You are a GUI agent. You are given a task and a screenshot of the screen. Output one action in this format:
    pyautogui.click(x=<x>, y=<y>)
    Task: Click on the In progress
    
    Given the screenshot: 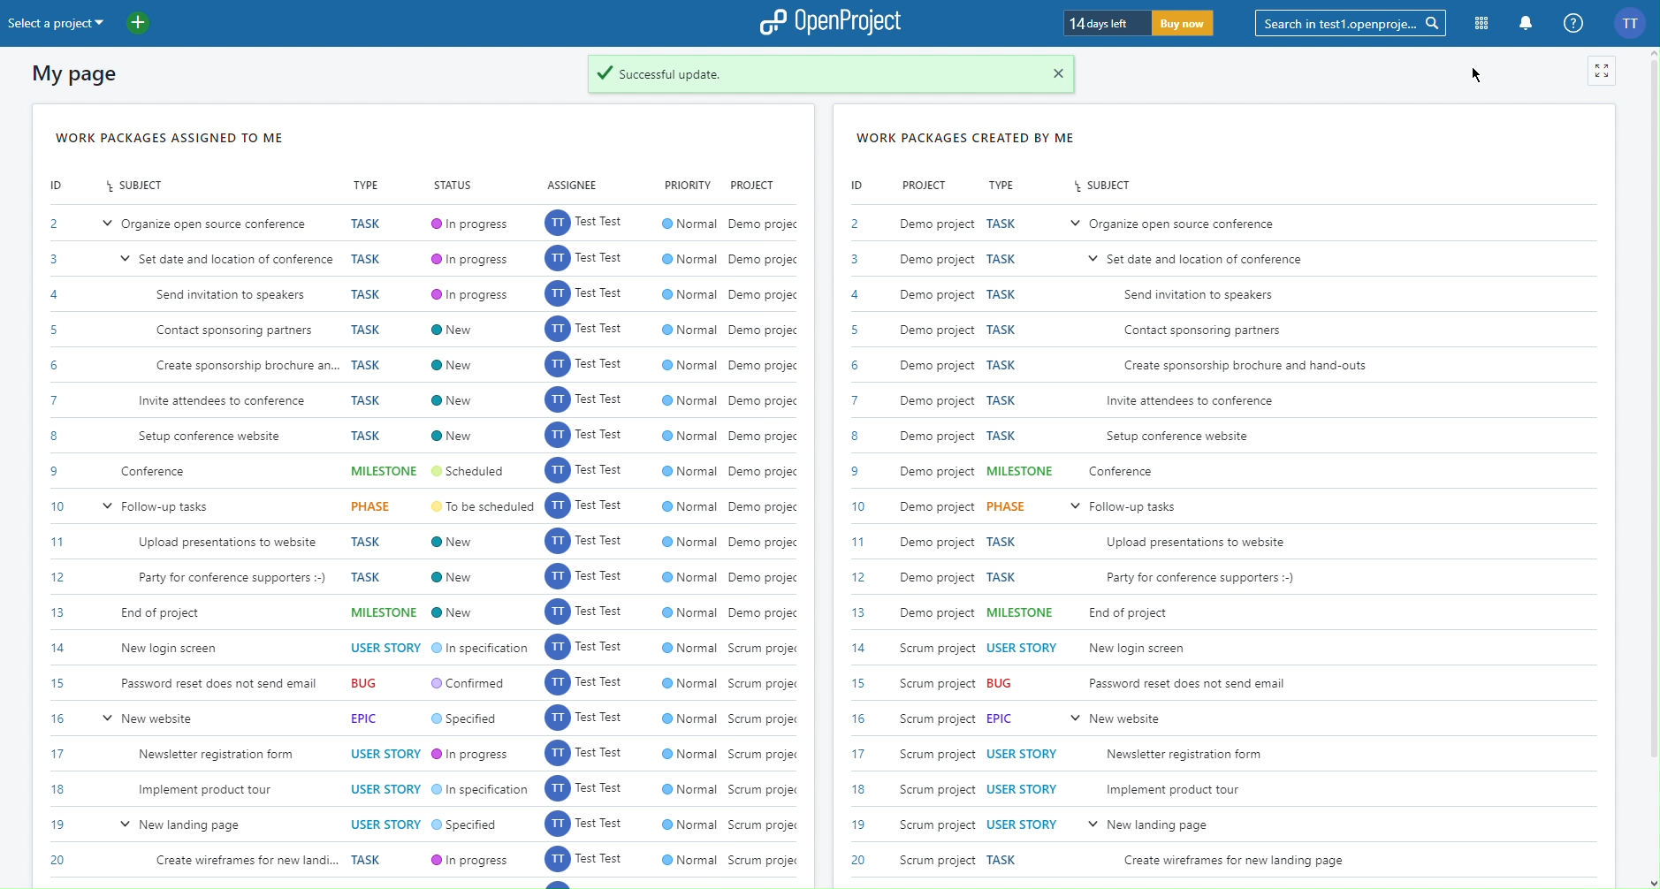 What is the action you would take?
    pyautogui.click(x=473, y=860)
    